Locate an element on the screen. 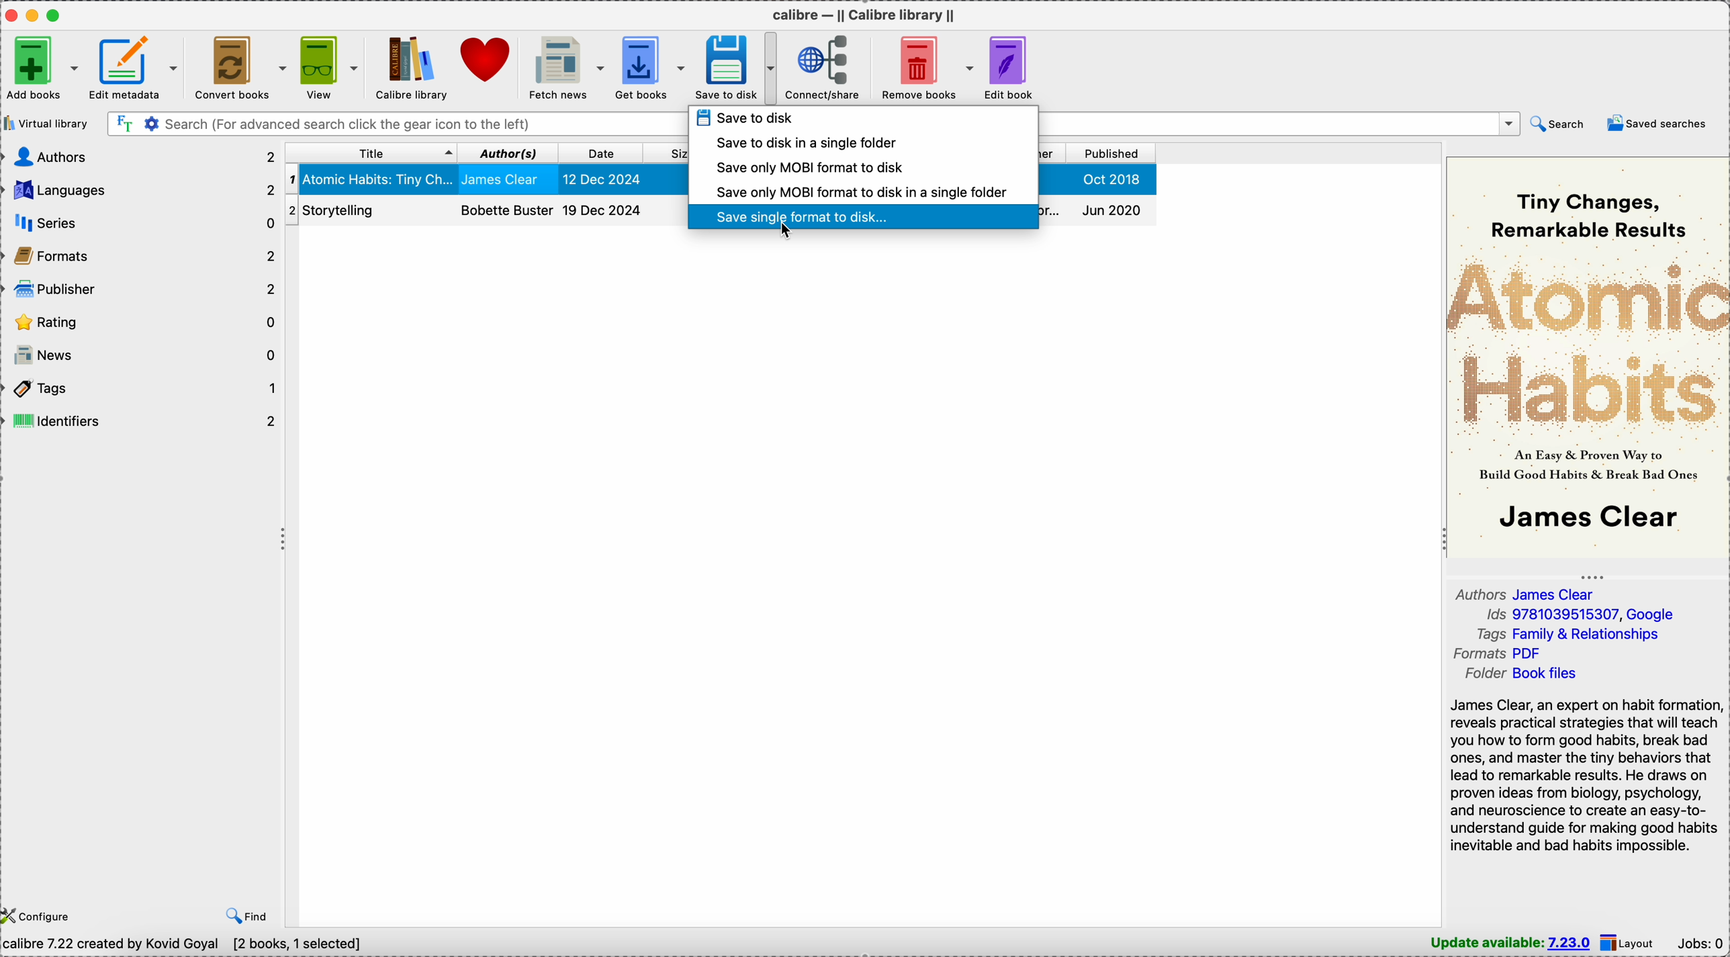 The height and width of the screenshot is (957, 1730). Oct 2018 is located at coordinates (1098, 181).